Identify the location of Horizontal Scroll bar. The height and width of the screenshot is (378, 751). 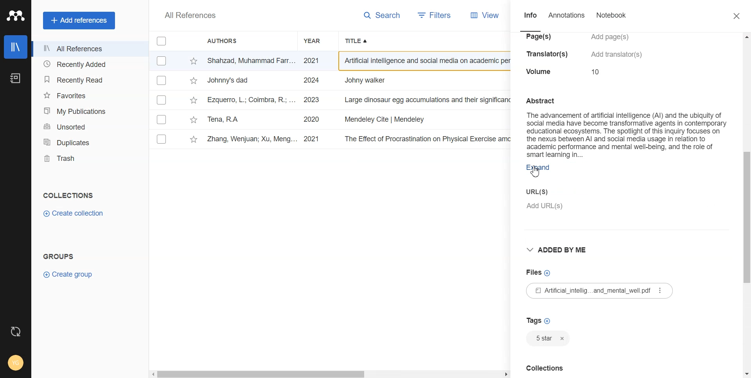
(329, 374).